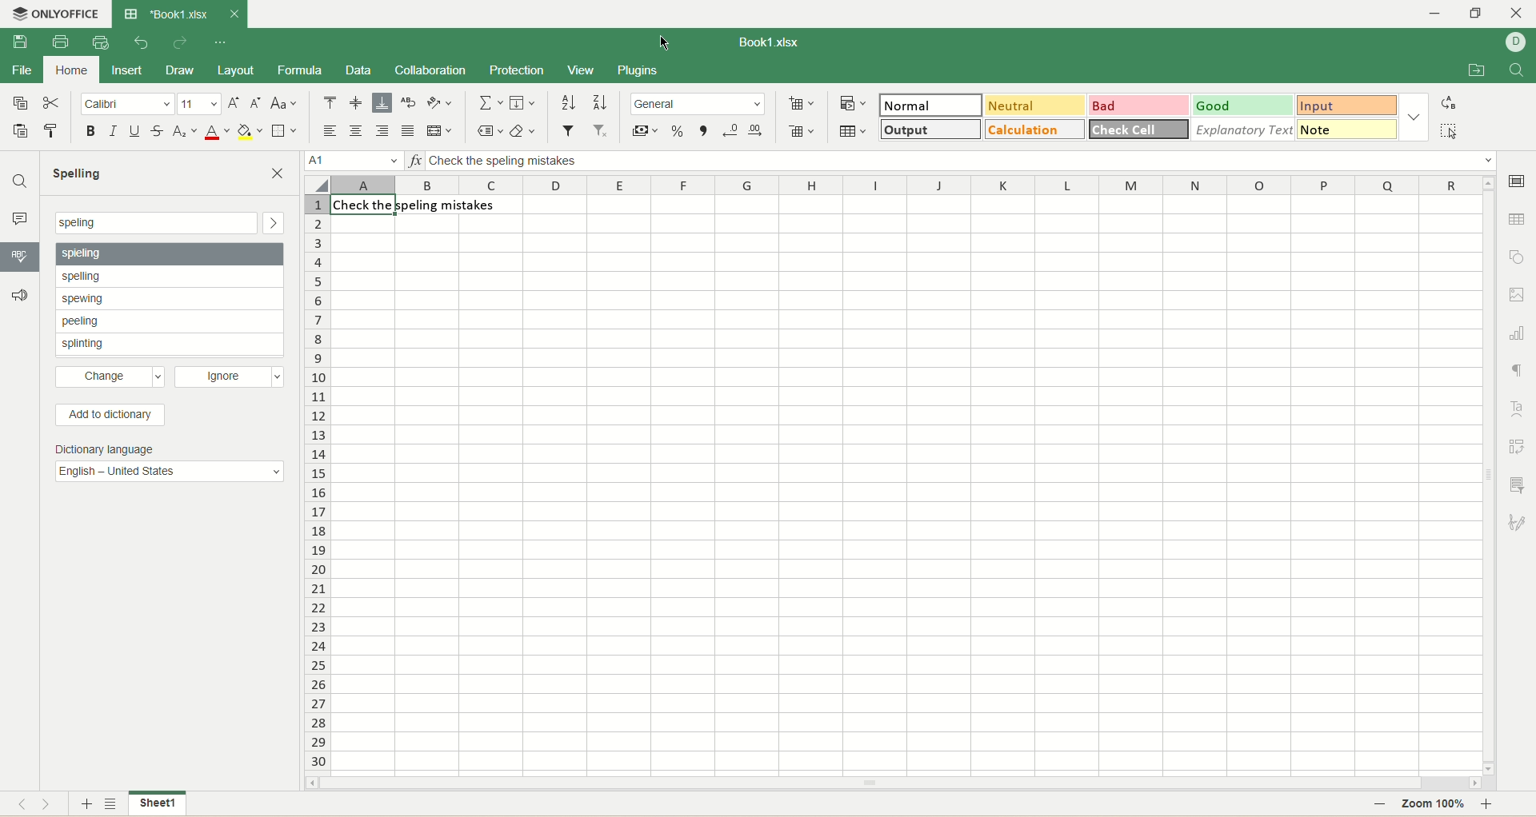 The image size is (1536, 817). What do you see at coordinates (1448, 105) in the screenshot?
I see `replace` at bounding box center [1448, 105].